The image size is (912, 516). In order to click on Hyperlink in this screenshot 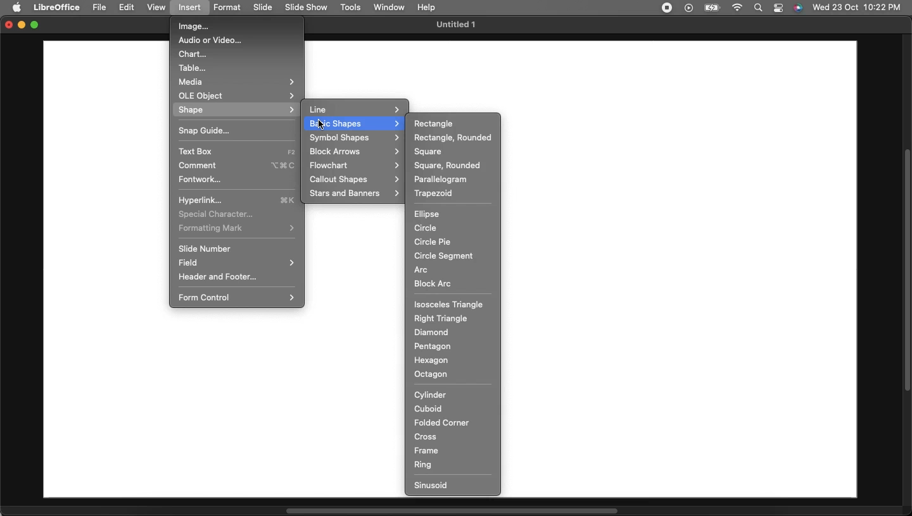, I will do `click(236, 200)`.